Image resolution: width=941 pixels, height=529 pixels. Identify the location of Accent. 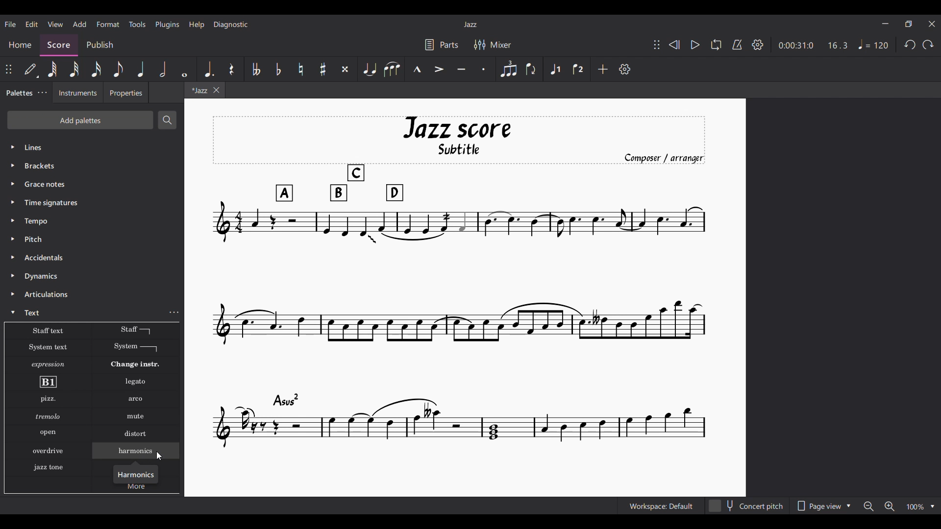
(439, 69).